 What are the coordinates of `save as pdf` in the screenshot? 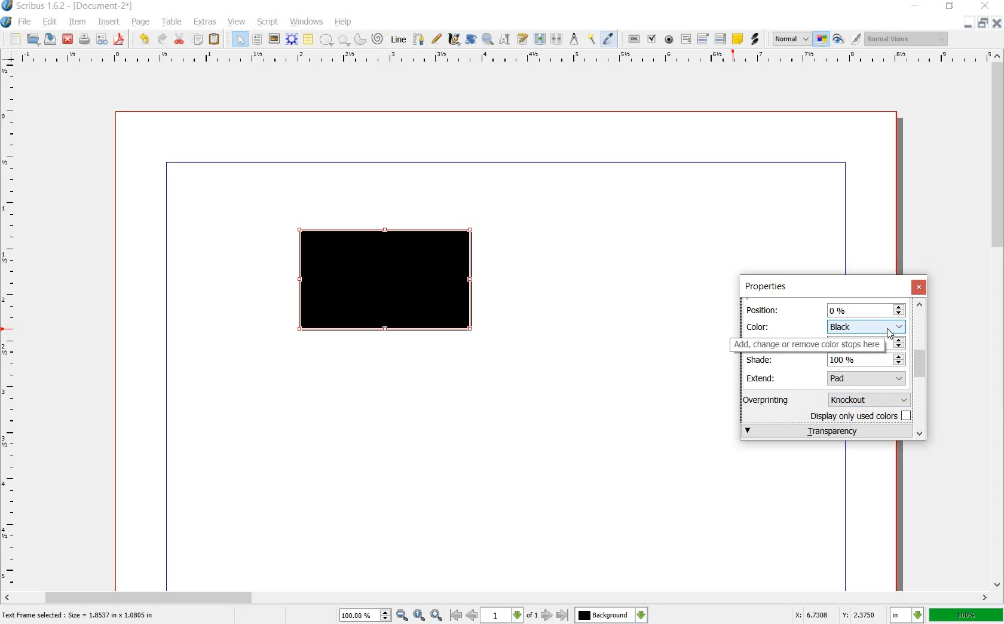 It's located at (119, 39).